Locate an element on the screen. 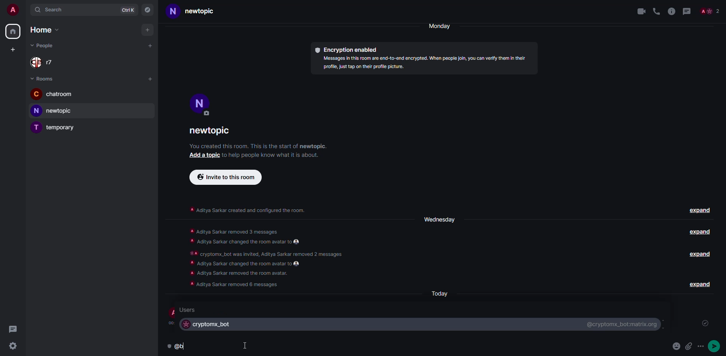 This screenshot has height=356, width=726. home is located at coordinates (43, 30).